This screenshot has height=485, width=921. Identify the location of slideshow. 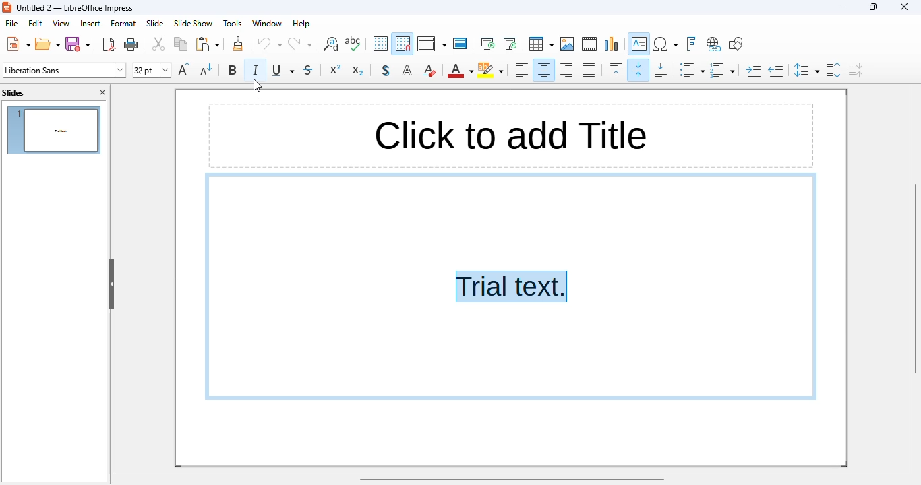
(194, 24).